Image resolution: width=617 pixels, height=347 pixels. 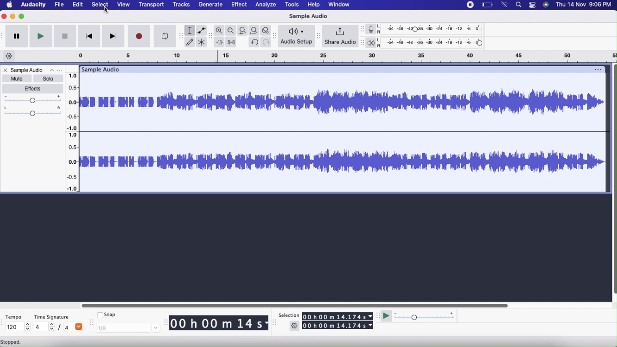 What do you see at coordinates (17, 37) in the screenshot?
I see `Pause` at bounding box center [17, 37].